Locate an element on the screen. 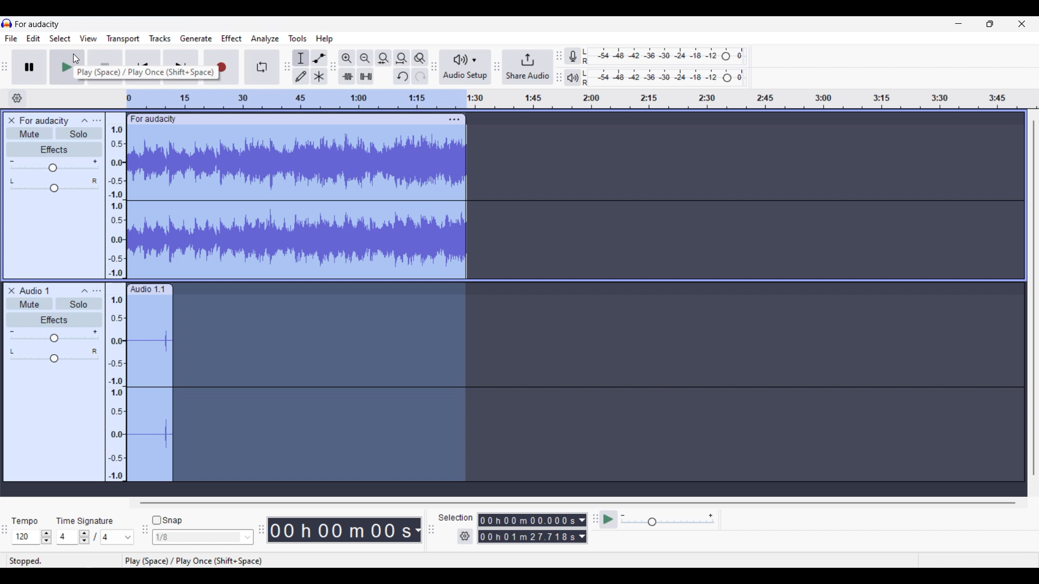 This screenshot has width=1039, height=584. Effects is located at coordinates (54, 149).